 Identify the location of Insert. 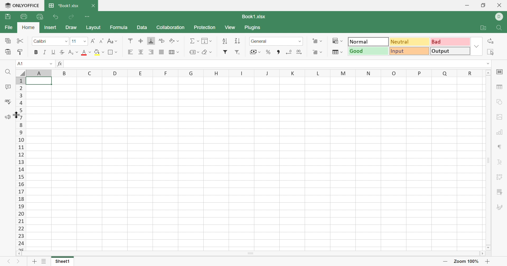
(50, 27).